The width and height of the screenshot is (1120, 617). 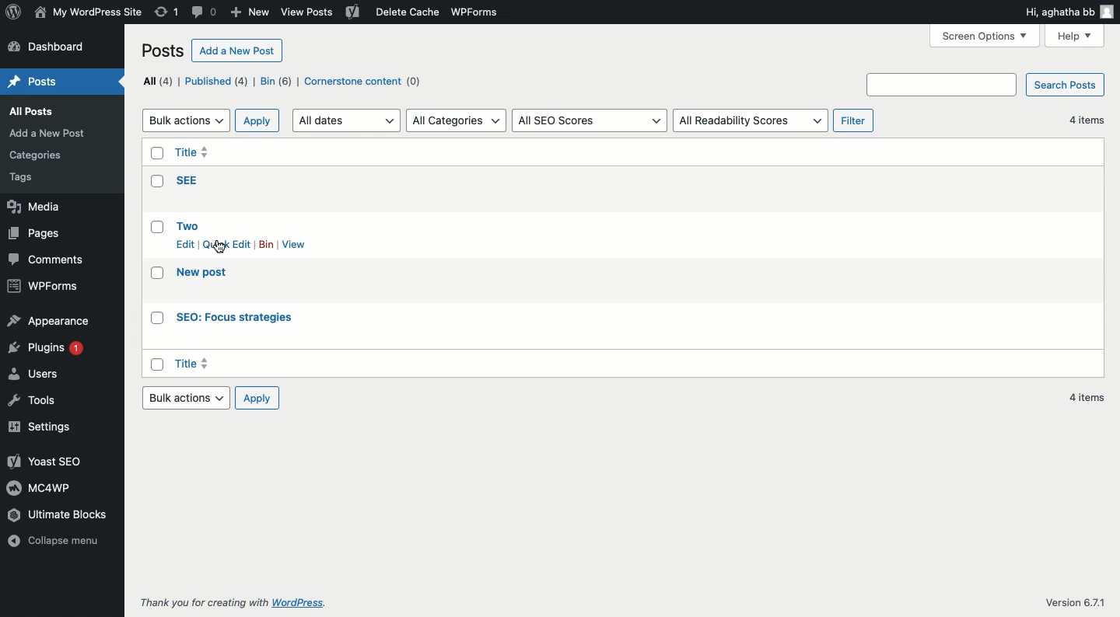 What do you see at coordinates (353, 13) in the screenshot?
I see `Yoast` at bounding box center [353, 13].